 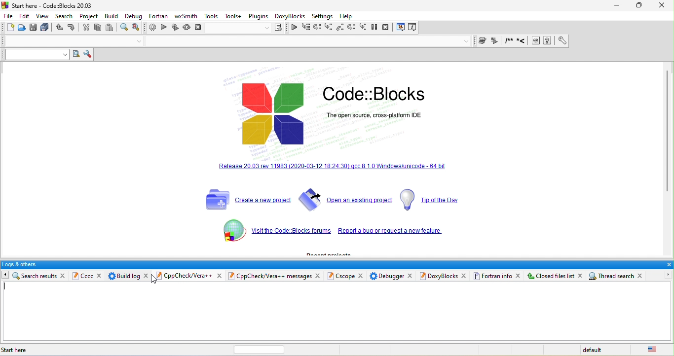 What do you see at coordinates (140, 42) in the screenshot?
I see `drop down` at bounding box center [140, 42].